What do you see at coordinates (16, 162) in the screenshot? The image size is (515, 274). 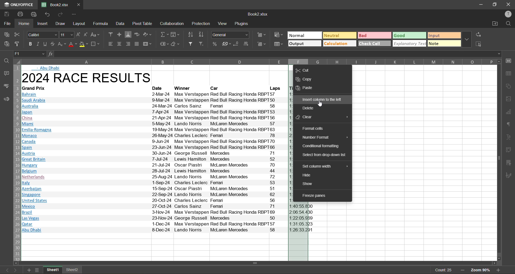 I see `row numbers` at bounding box center [16, 162].